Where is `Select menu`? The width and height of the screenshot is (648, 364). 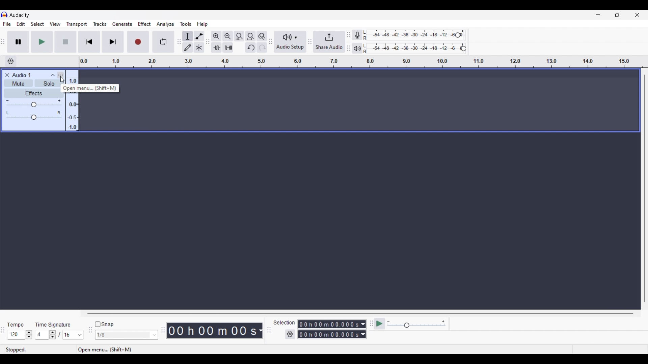 Select menu is located at coordinates (37, 24).